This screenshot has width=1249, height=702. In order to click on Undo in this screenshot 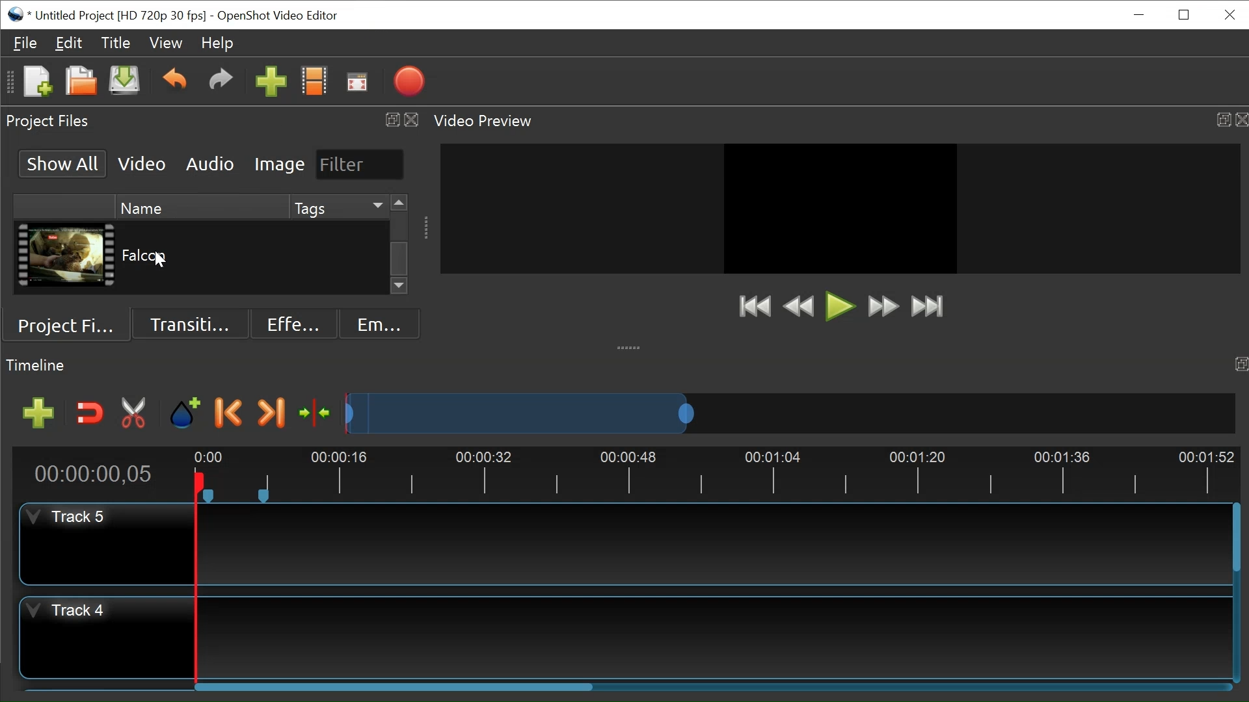, I will do `click(174, 81)`.